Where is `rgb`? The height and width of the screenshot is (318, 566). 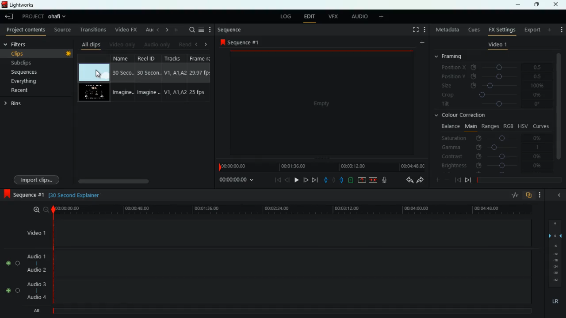 rgb is located at coordinates (509, 126).